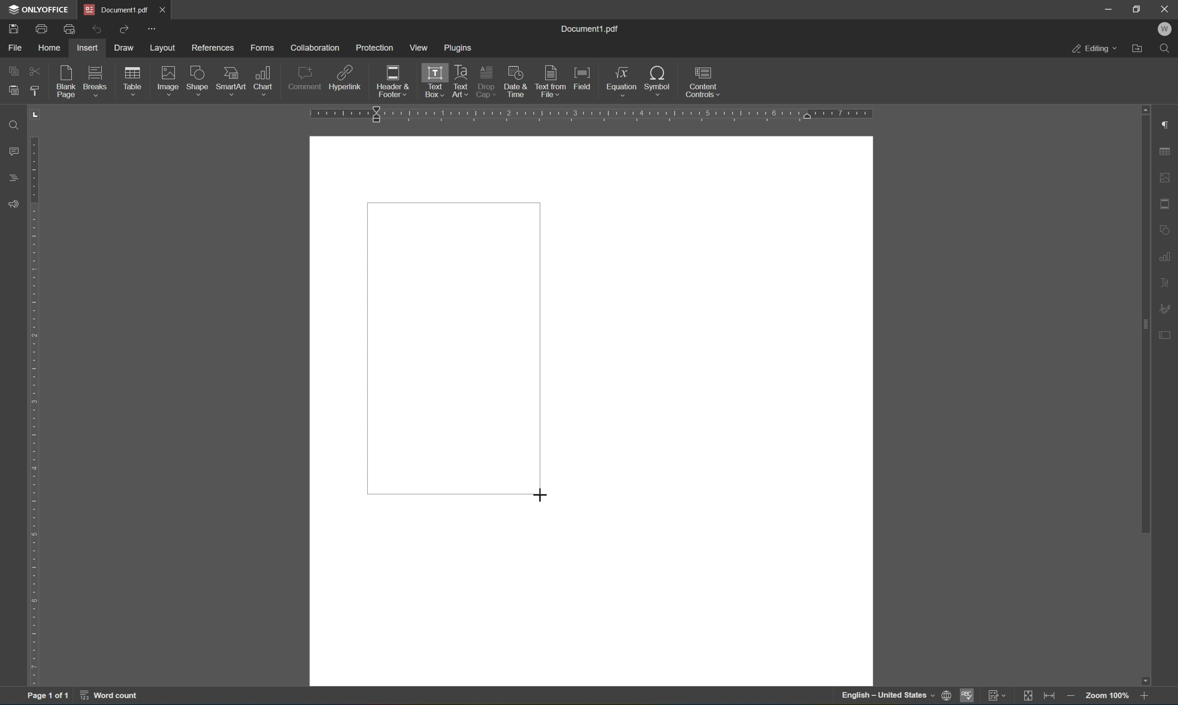 The height and width of the screenshot is (705, 1178). Describe the element at coordinates (1166, 30) in the screenshot. I see `Welcome` at that location.